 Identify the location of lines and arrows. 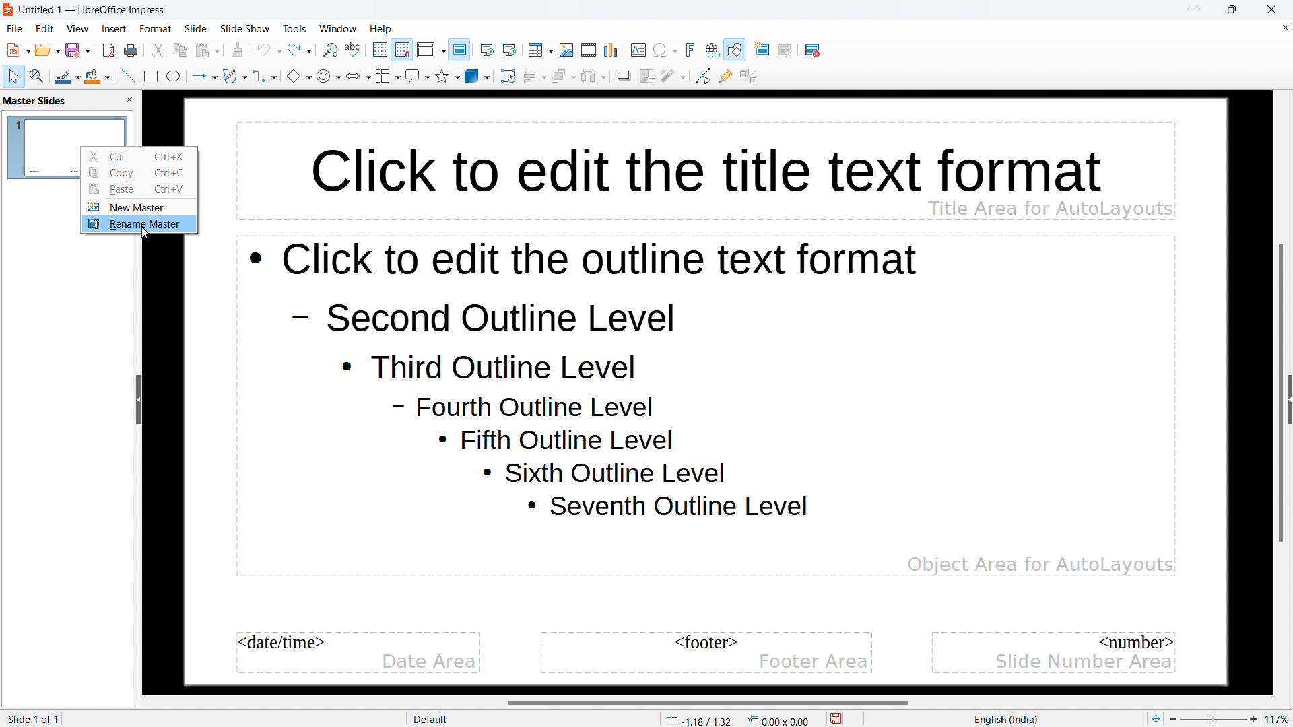
(204, 77).